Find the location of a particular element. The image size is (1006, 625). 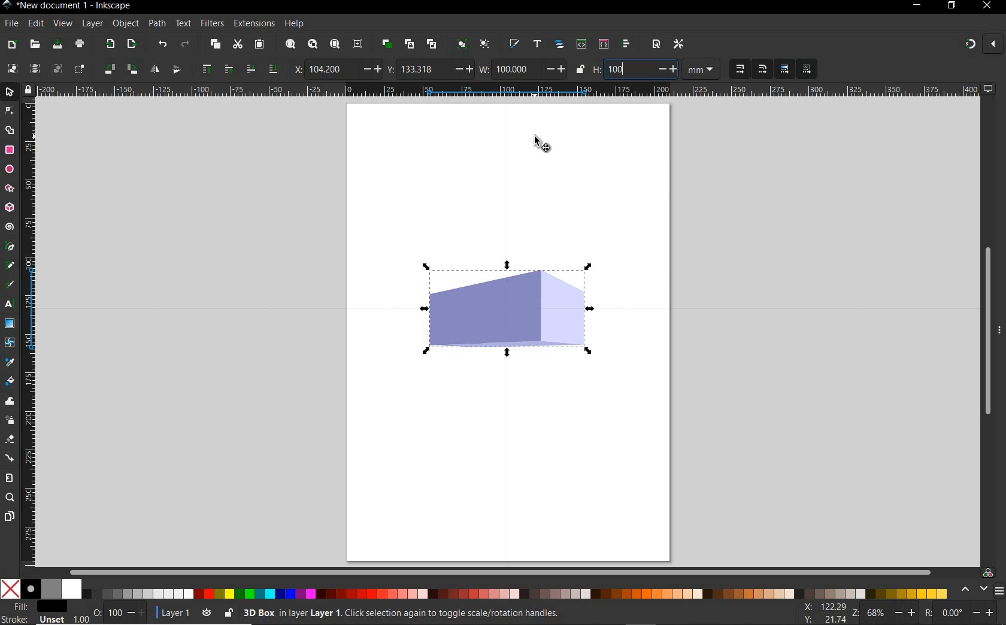

help is located at coordinates (295, 23).